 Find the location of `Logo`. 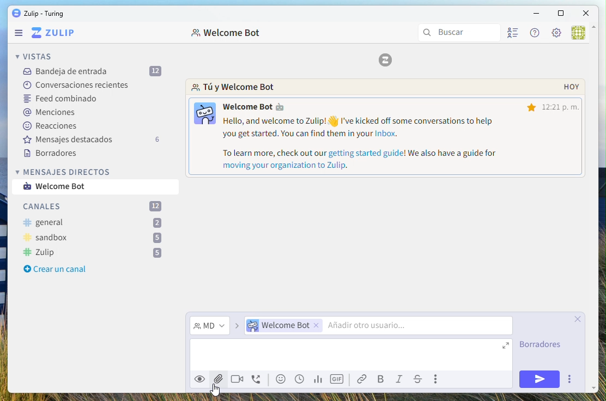

Logo is located at coordinates (386, 61).